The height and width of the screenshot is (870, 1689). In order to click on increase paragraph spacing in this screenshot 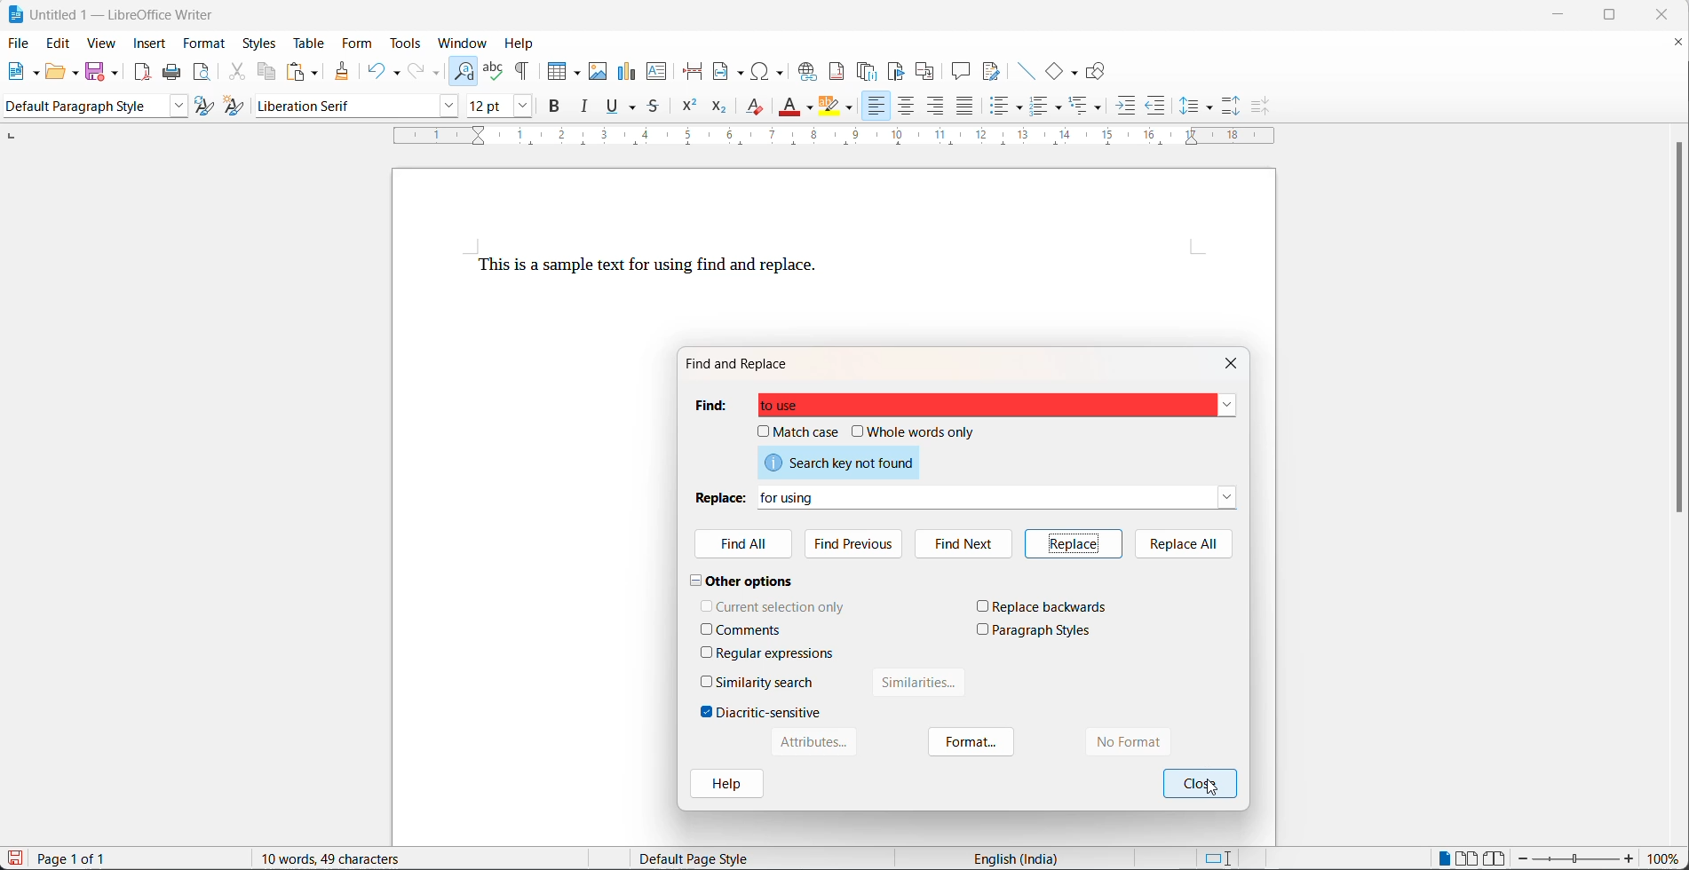, I will do `click(1232, 104)`.